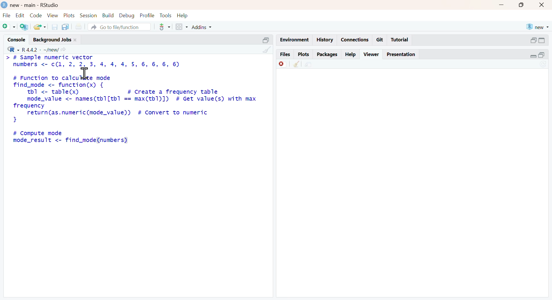  I want to click on go to file/function, so click(120, 26).